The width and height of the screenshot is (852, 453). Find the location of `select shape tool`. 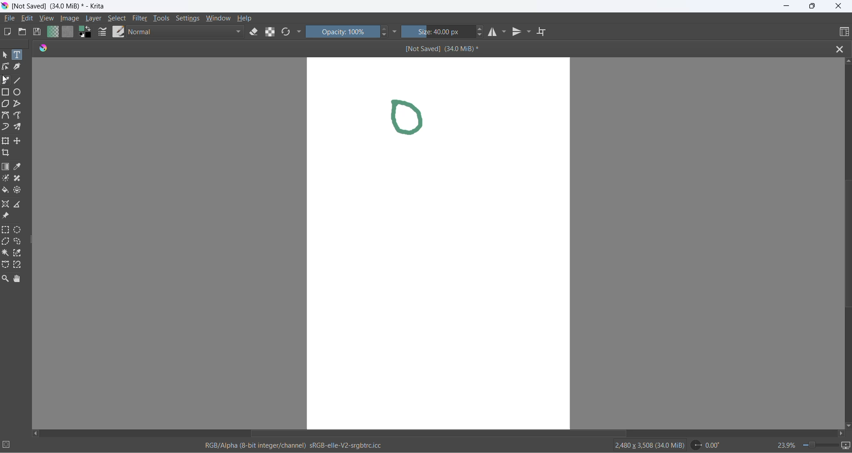

select shape tool is located at coordinates (7, 56).